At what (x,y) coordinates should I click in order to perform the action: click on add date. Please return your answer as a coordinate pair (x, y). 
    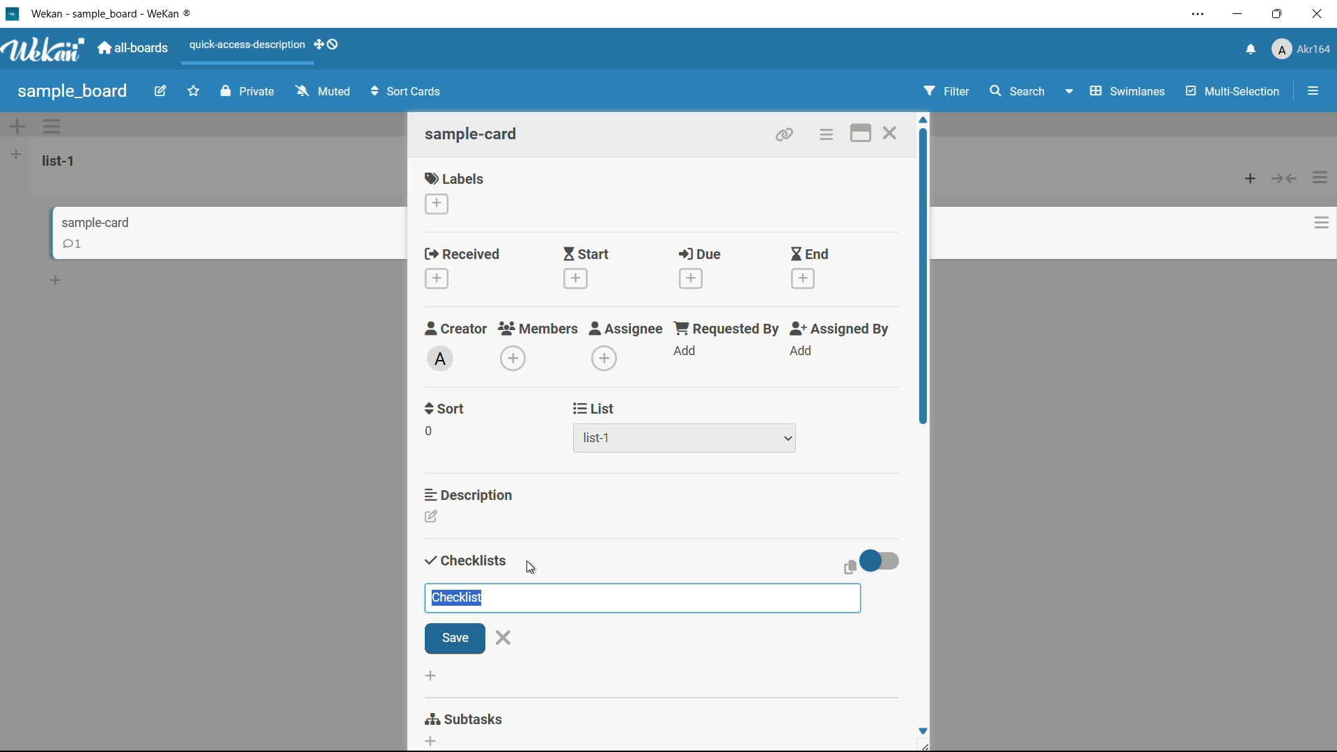
    Looking at the image, I should click on (803, 279).